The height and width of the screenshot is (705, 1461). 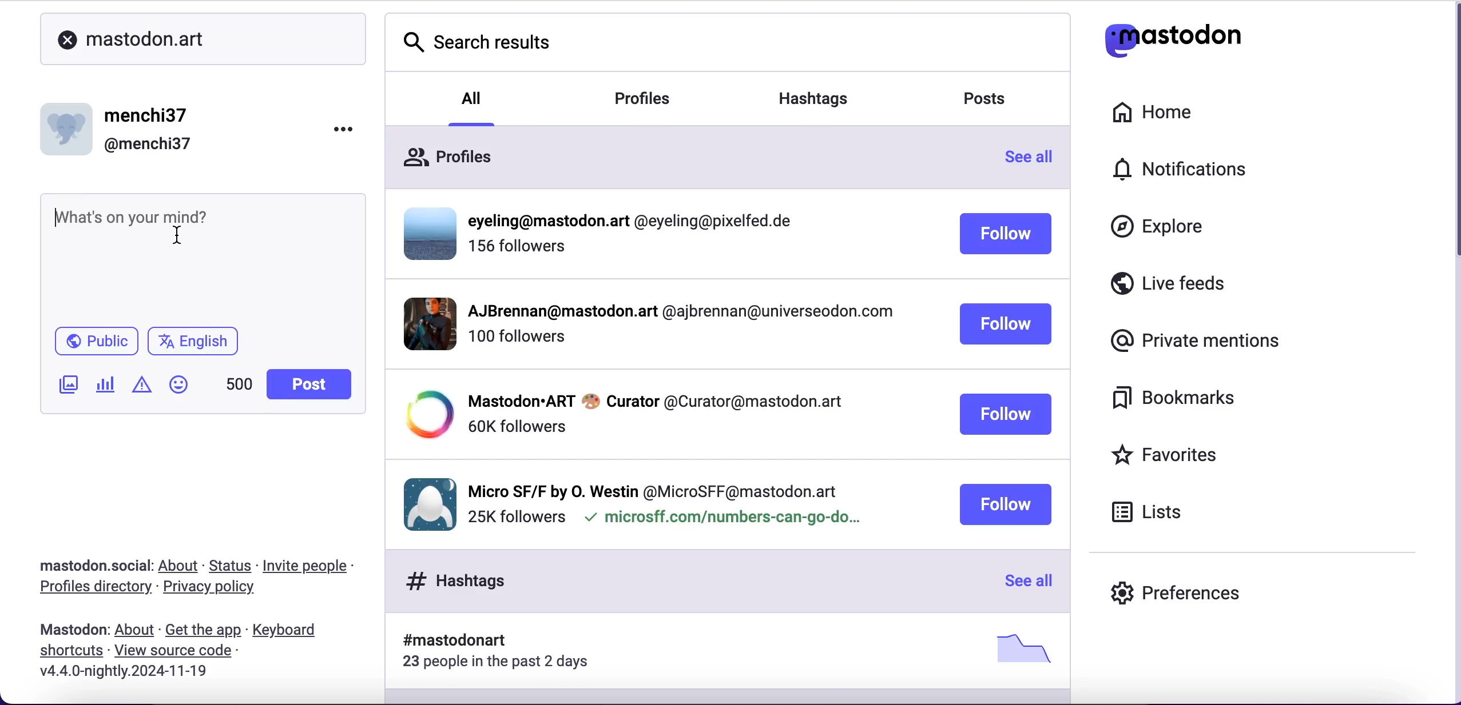 What do you see at coordinates (229, 564) in the screenshot?
I see `status` at bounding box center [229, 564].